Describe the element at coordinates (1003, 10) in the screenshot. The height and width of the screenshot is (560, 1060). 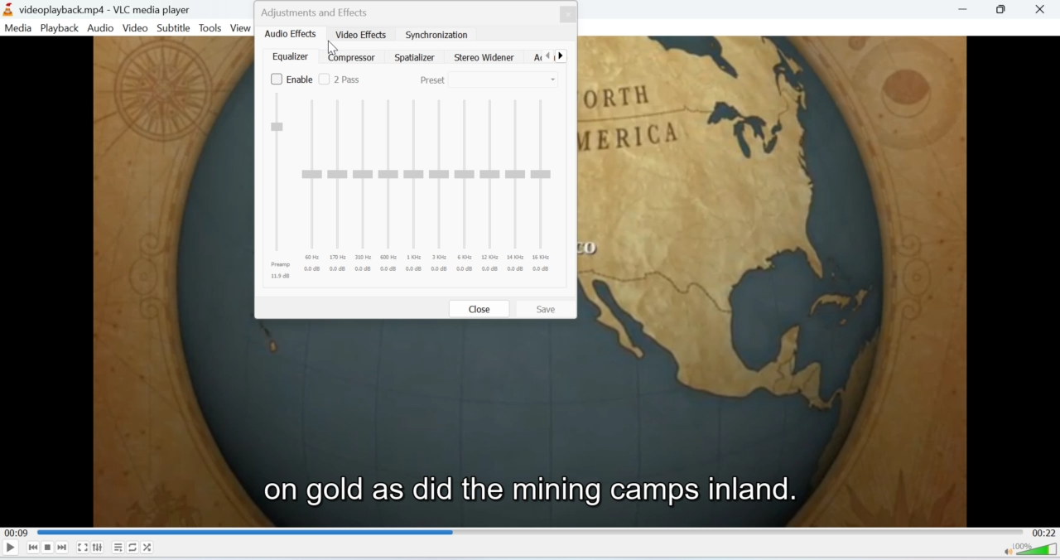
I see `Minimise` at that location.